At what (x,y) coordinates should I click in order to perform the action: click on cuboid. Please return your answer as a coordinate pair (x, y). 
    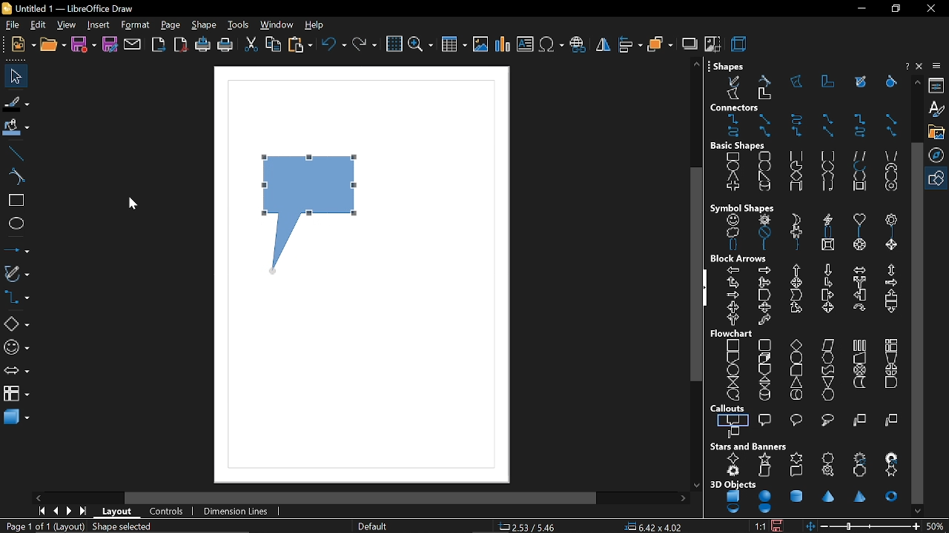
    Looking at the image, I should click on (796, 188).